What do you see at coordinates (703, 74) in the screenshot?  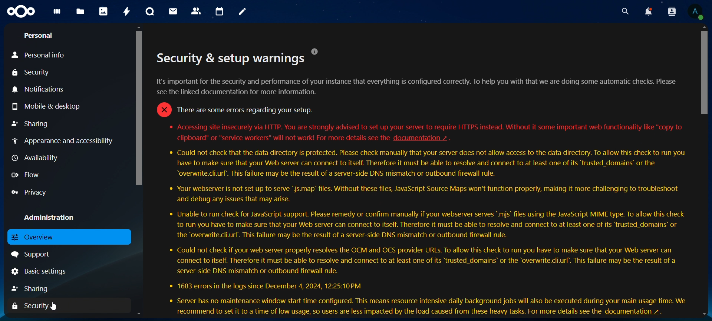 I see `scrollbar` at bounding box center [703, 74].